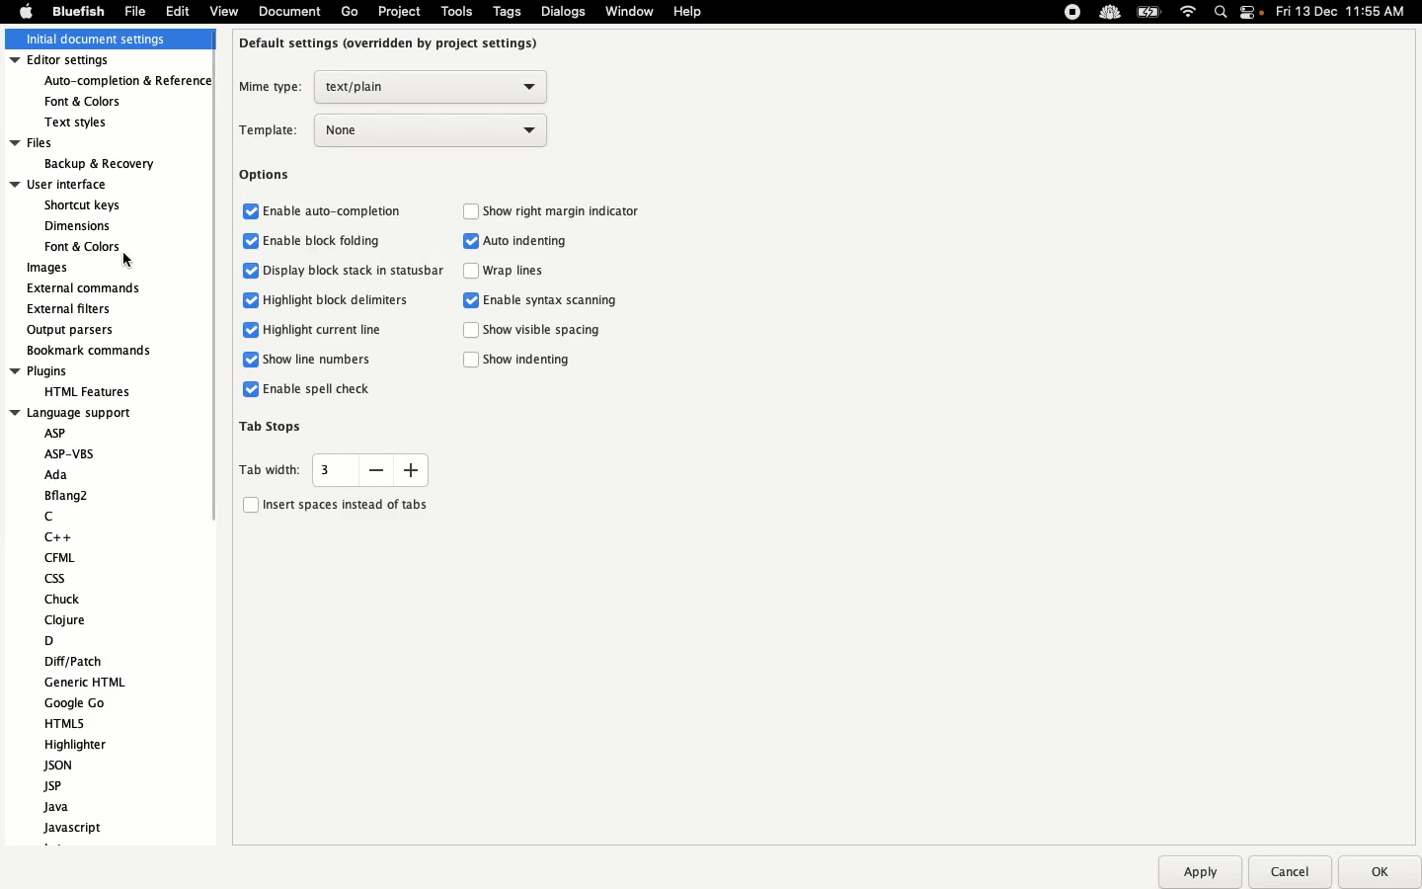 The width and height of the screenshot is (1422, 889). I want to click on shortcut keys, so click(84, 206).